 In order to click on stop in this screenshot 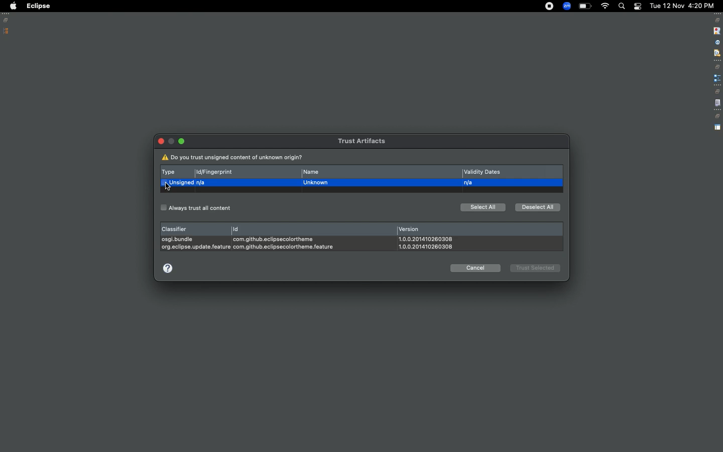, I will do `click(716, 30)`.